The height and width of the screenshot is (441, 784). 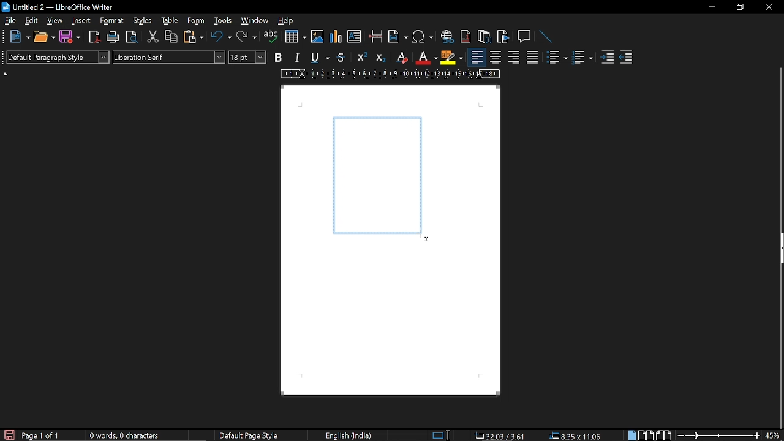 What do you see at coordinates (503, 37) in the screenshot?
I see `insert bookmark` at bounding box center [503, 37].